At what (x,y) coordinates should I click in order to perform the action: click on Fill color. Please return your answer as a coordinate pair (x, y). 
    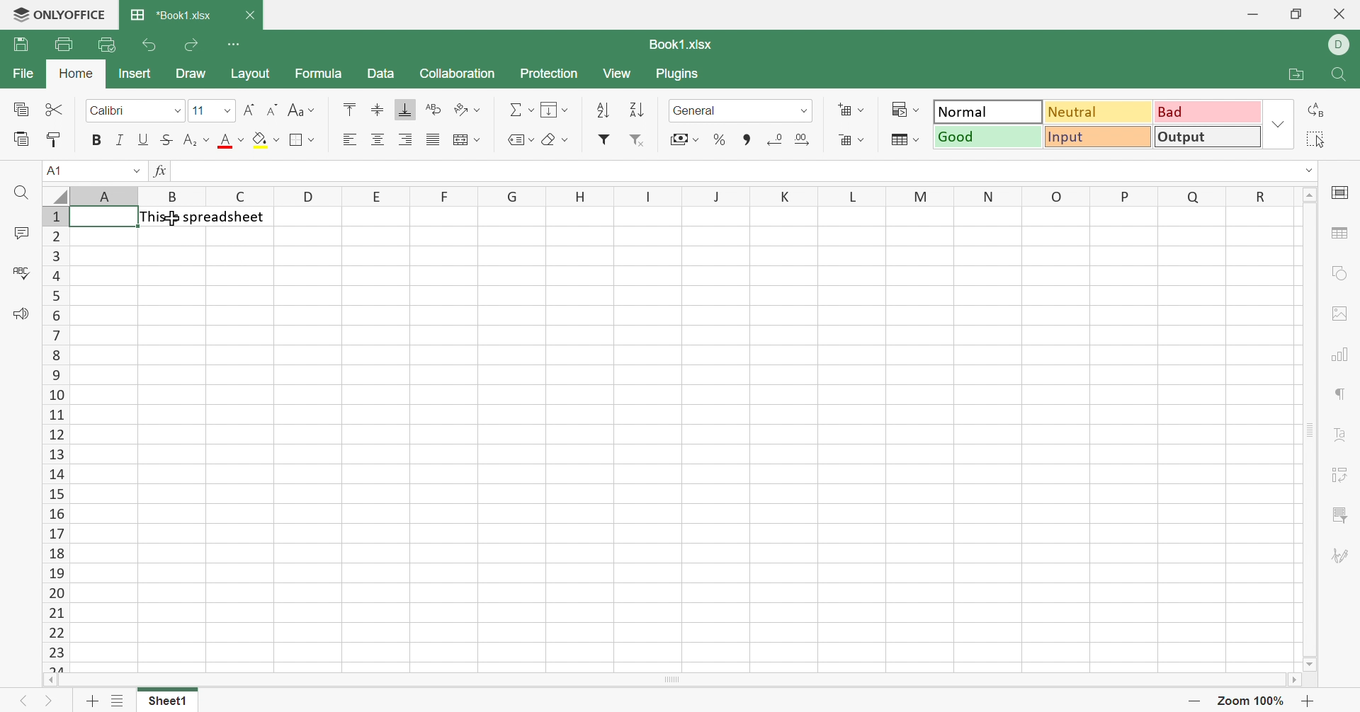
    Looking at the image, I should click on (261, 141).